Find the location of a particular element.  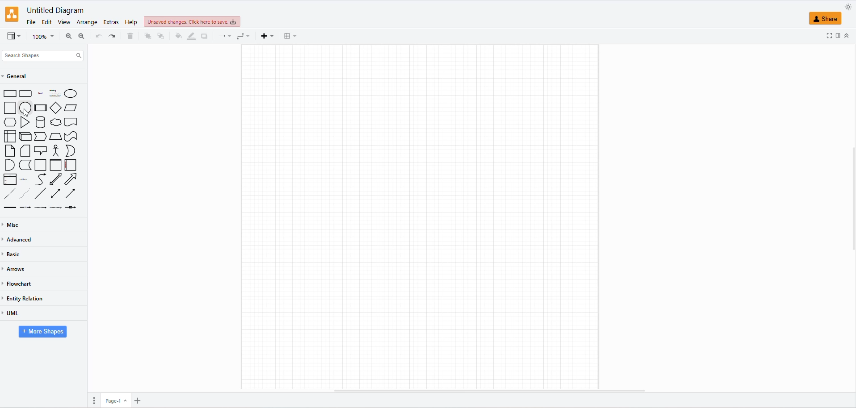

SHARE is located at coordinates (826, 19).